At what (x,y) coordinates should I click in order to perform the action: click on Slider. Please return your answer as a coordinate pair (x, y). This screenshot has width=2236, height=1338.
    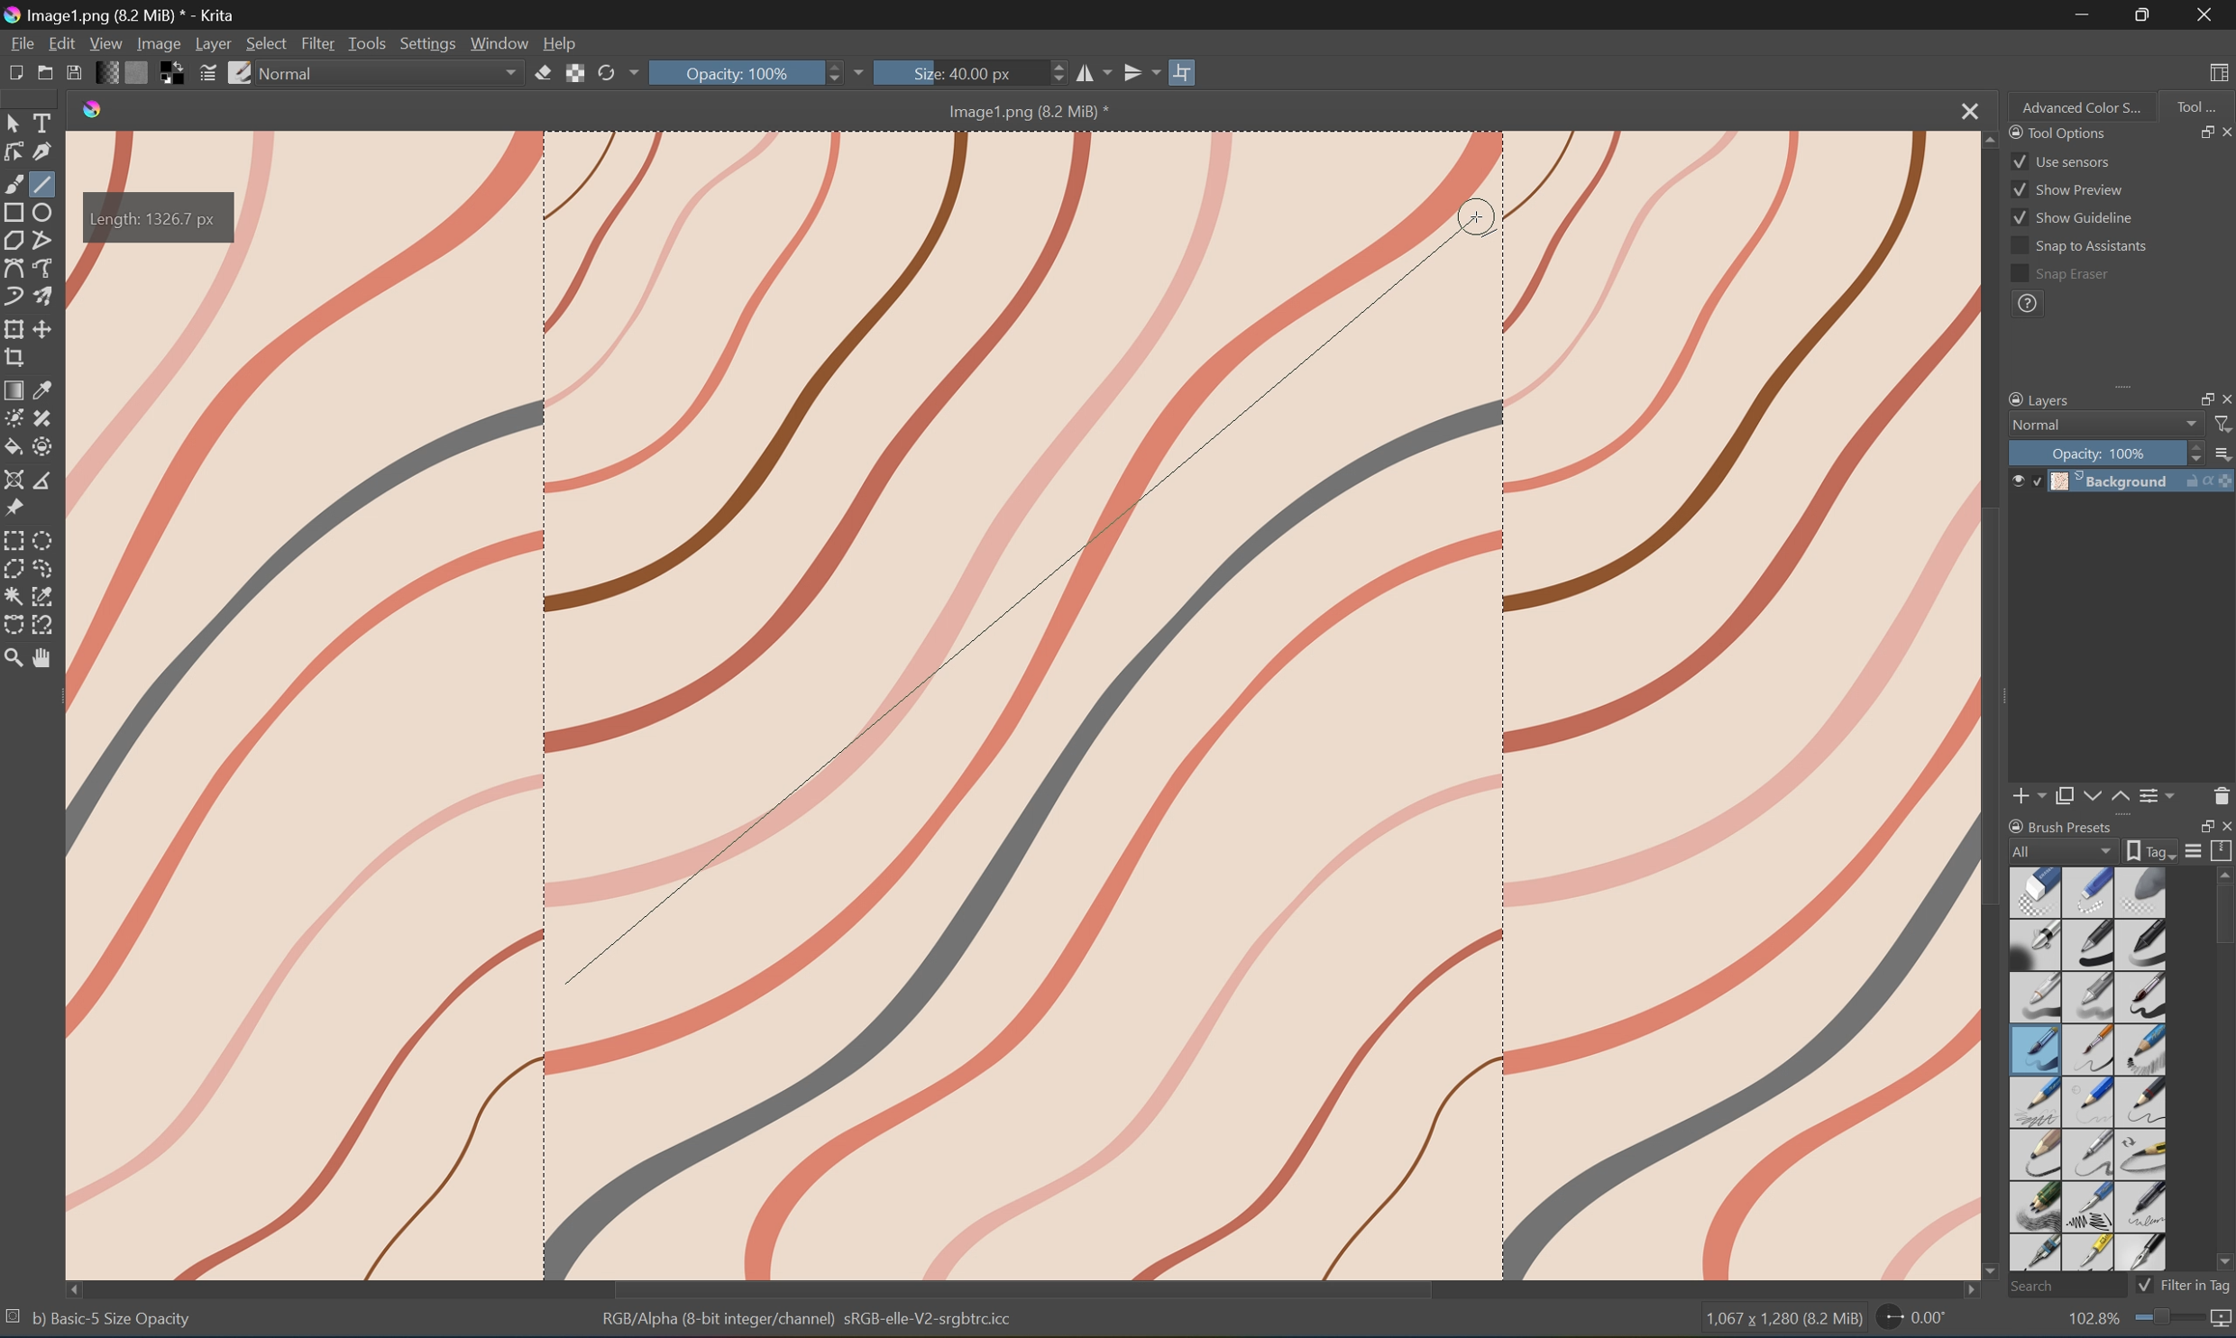
    Looking at the image, I should click on (2190, 453).